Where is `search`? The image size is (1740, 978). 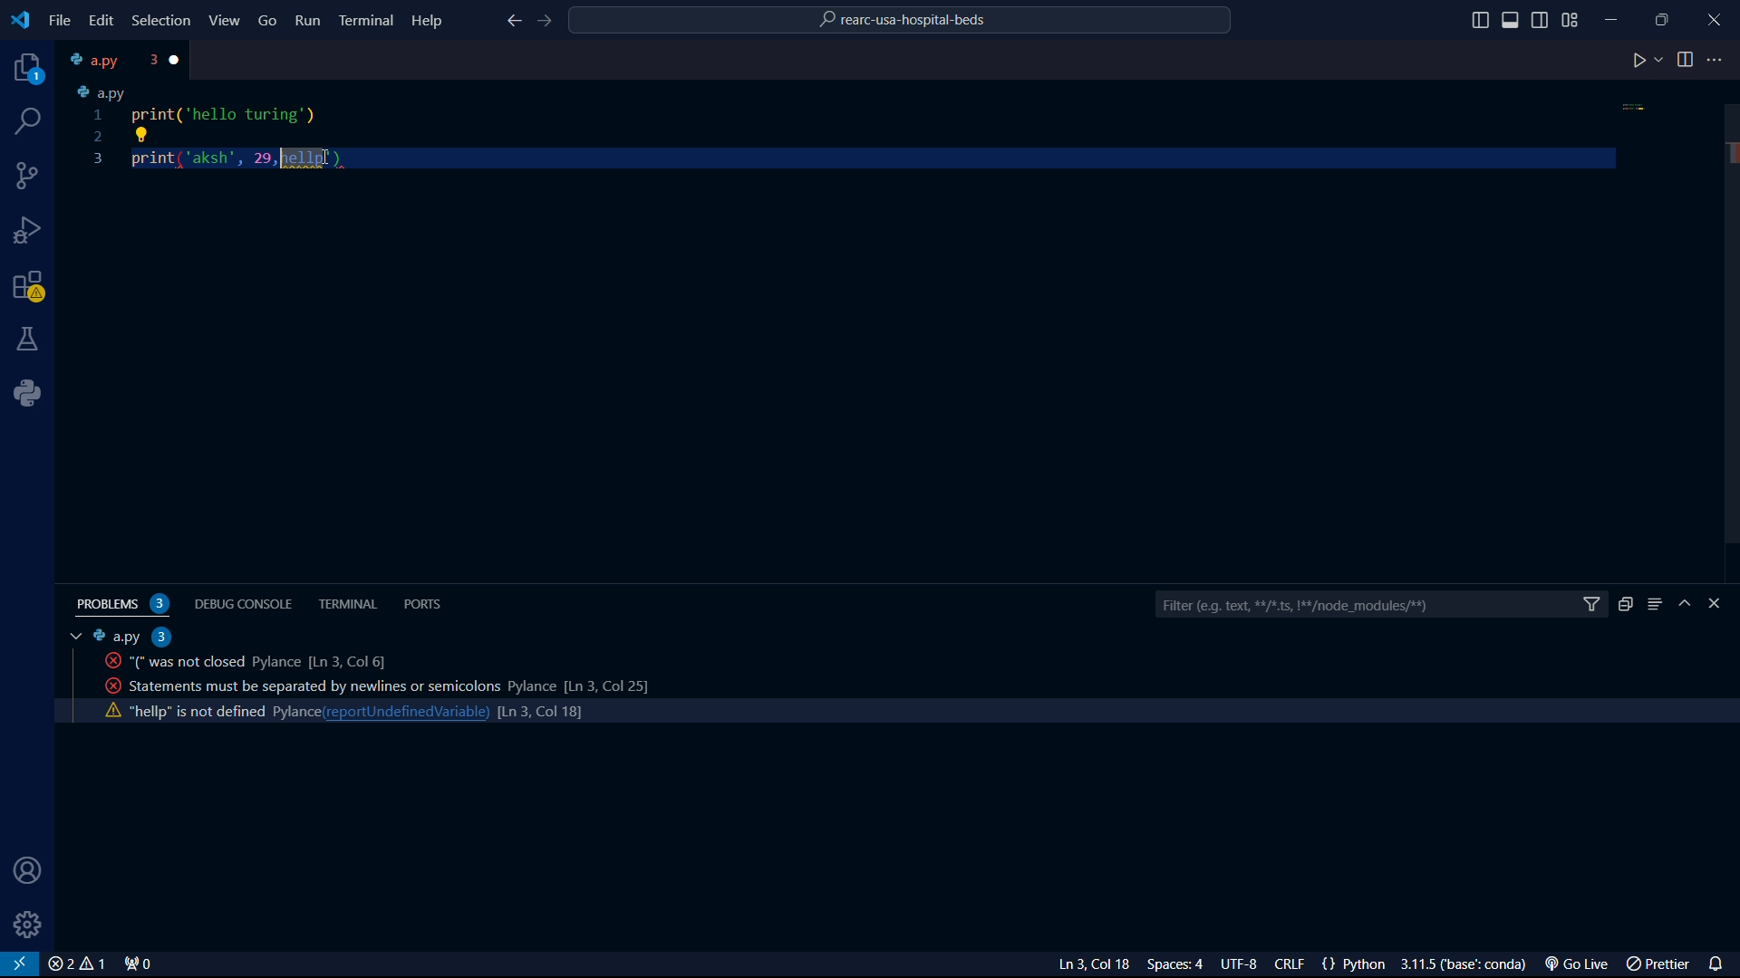 search is located at coordinates (30, 121).